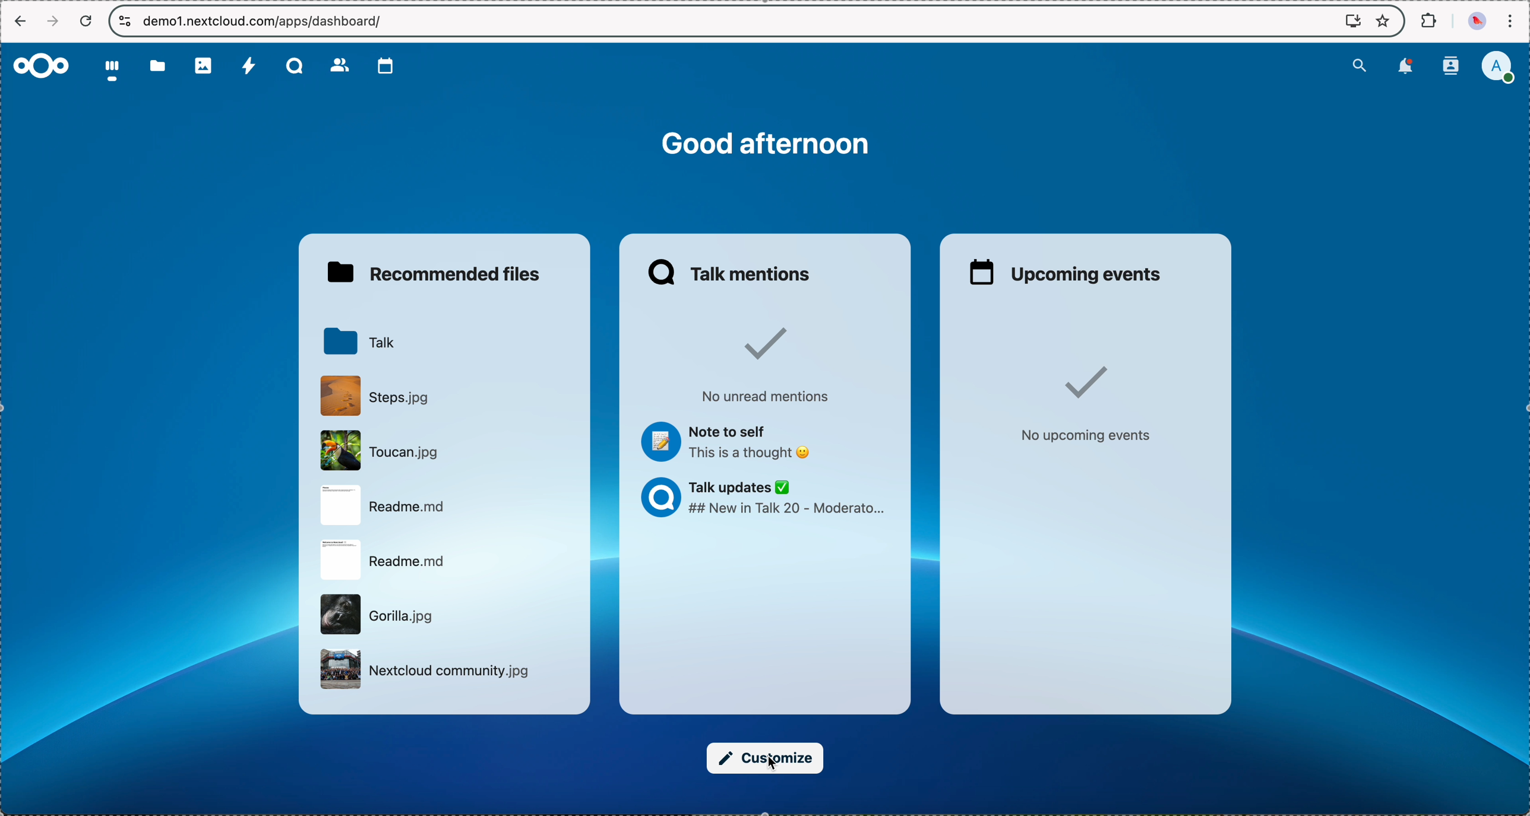 The height and width of the screenshot is (816, 1530). Describe the element at coordinates (1361, 65) in the screenshot. I see `search` at that location.